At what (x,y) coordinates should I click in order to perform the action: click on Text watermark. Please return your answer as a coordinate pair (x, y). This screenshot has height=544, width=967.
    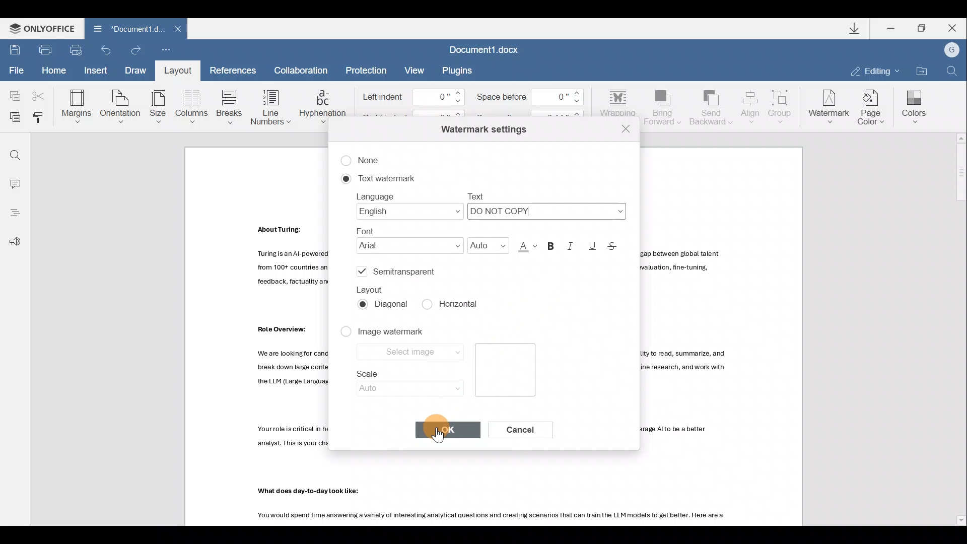
    Looking at the image, I should click on (375, 179).